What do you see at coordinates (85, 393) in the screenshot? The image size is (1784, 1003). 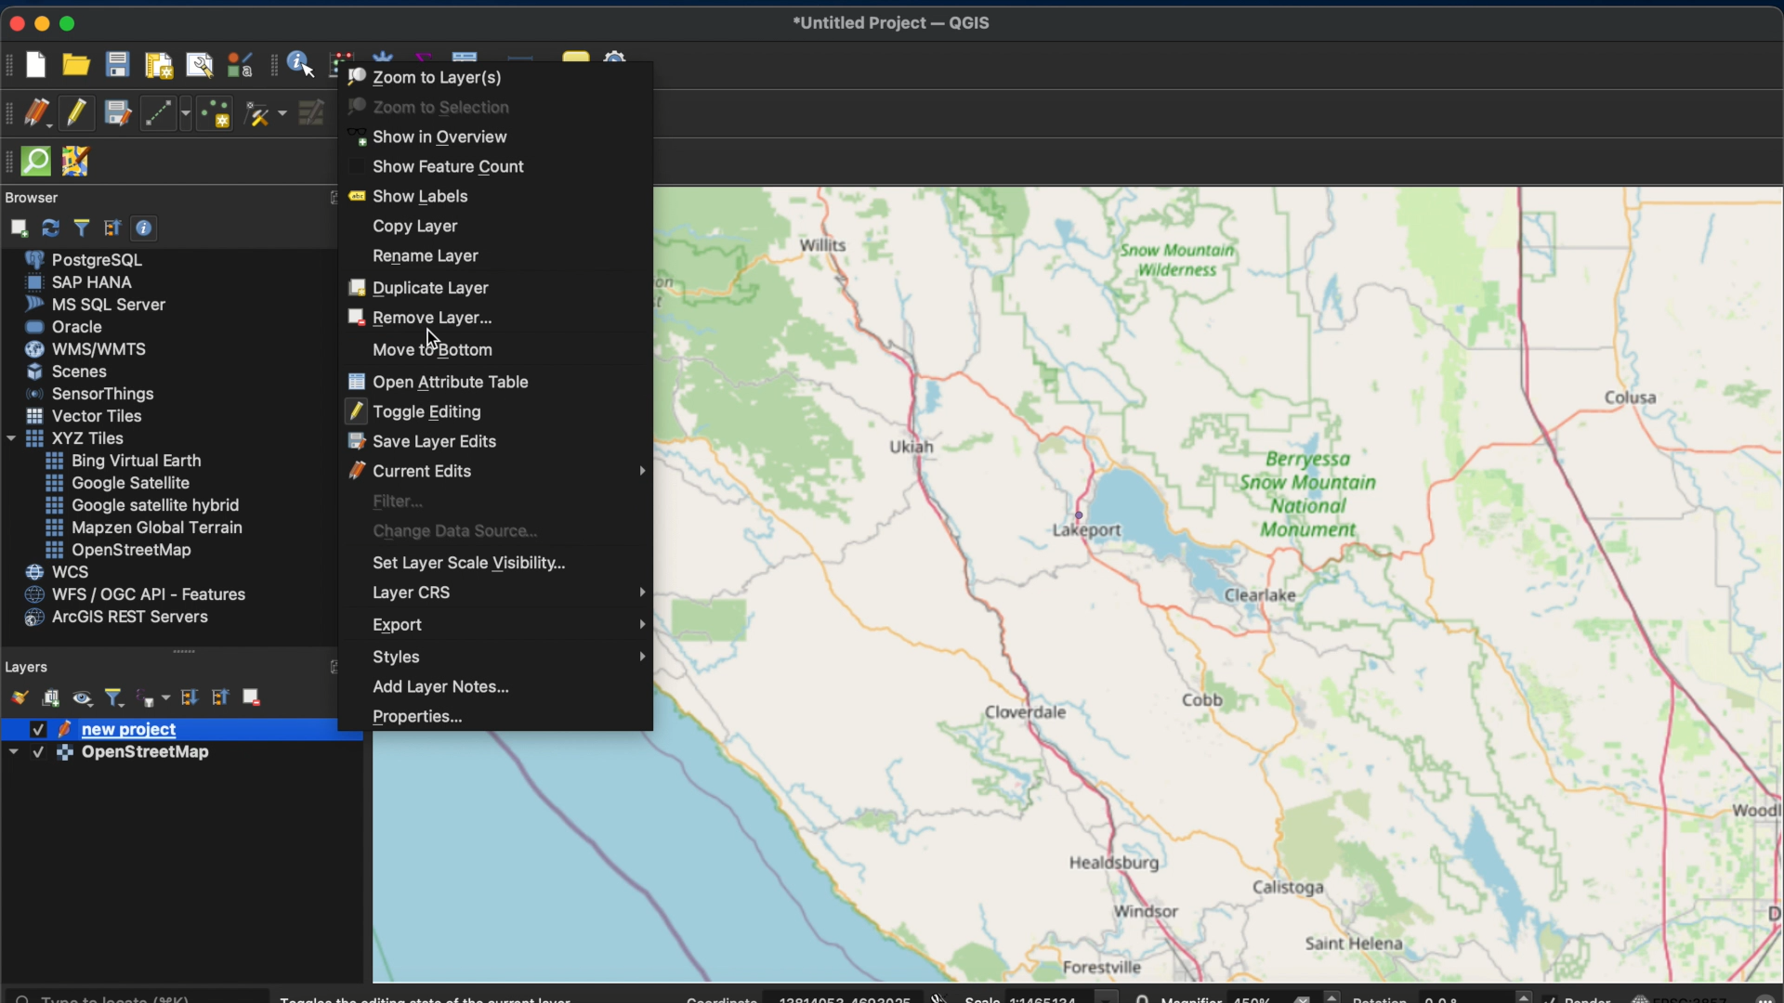 I see `sensor. things` at bounding box center [85, 393].